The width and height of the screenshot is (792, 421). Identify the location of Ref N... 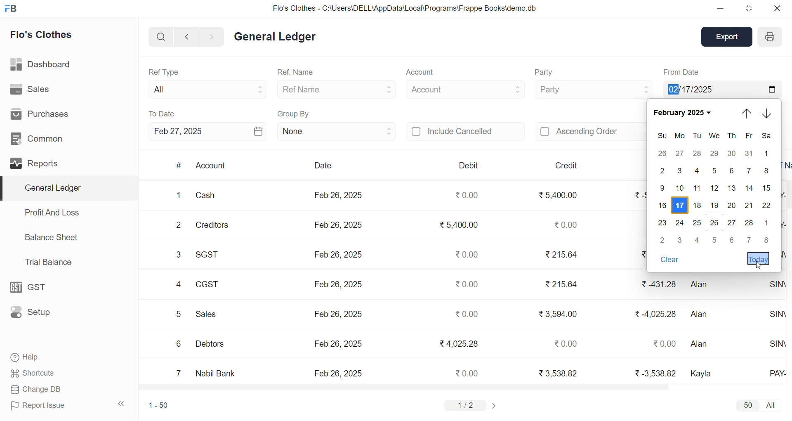
(785, 165).